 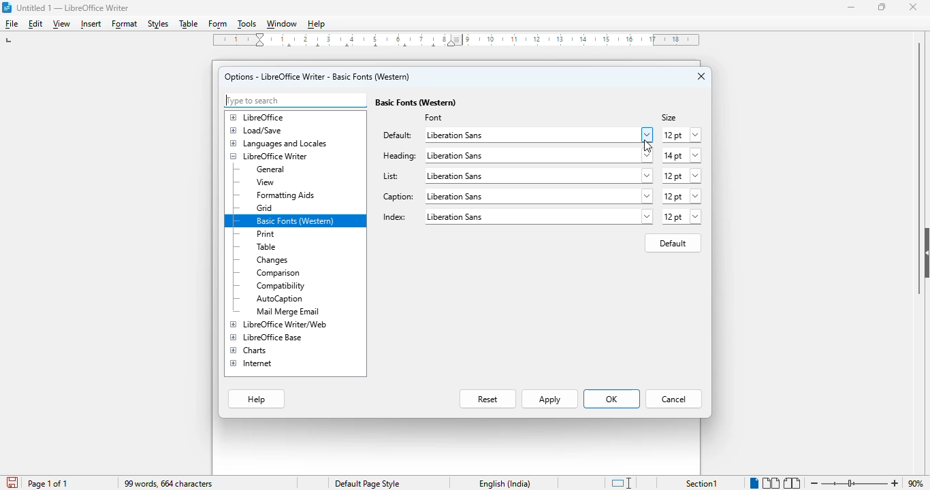 I want to click on liberation sans, so click(x=539, y=176).